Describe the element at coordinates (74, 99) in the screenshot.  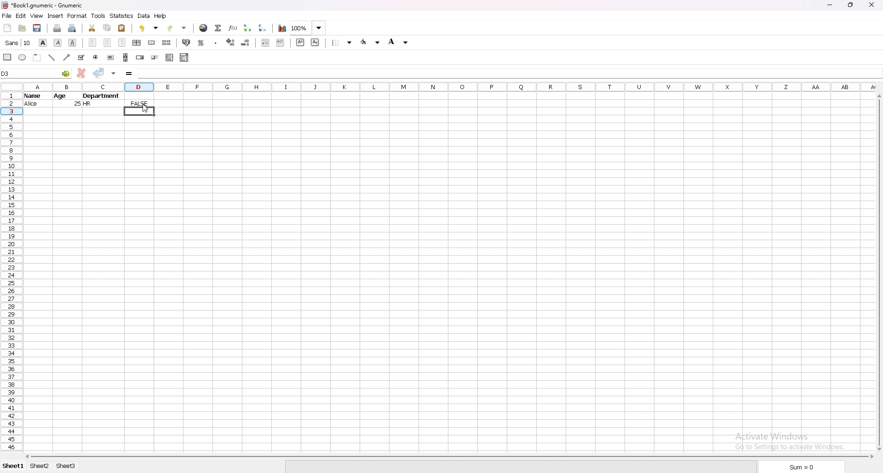
I see `data` at that location.